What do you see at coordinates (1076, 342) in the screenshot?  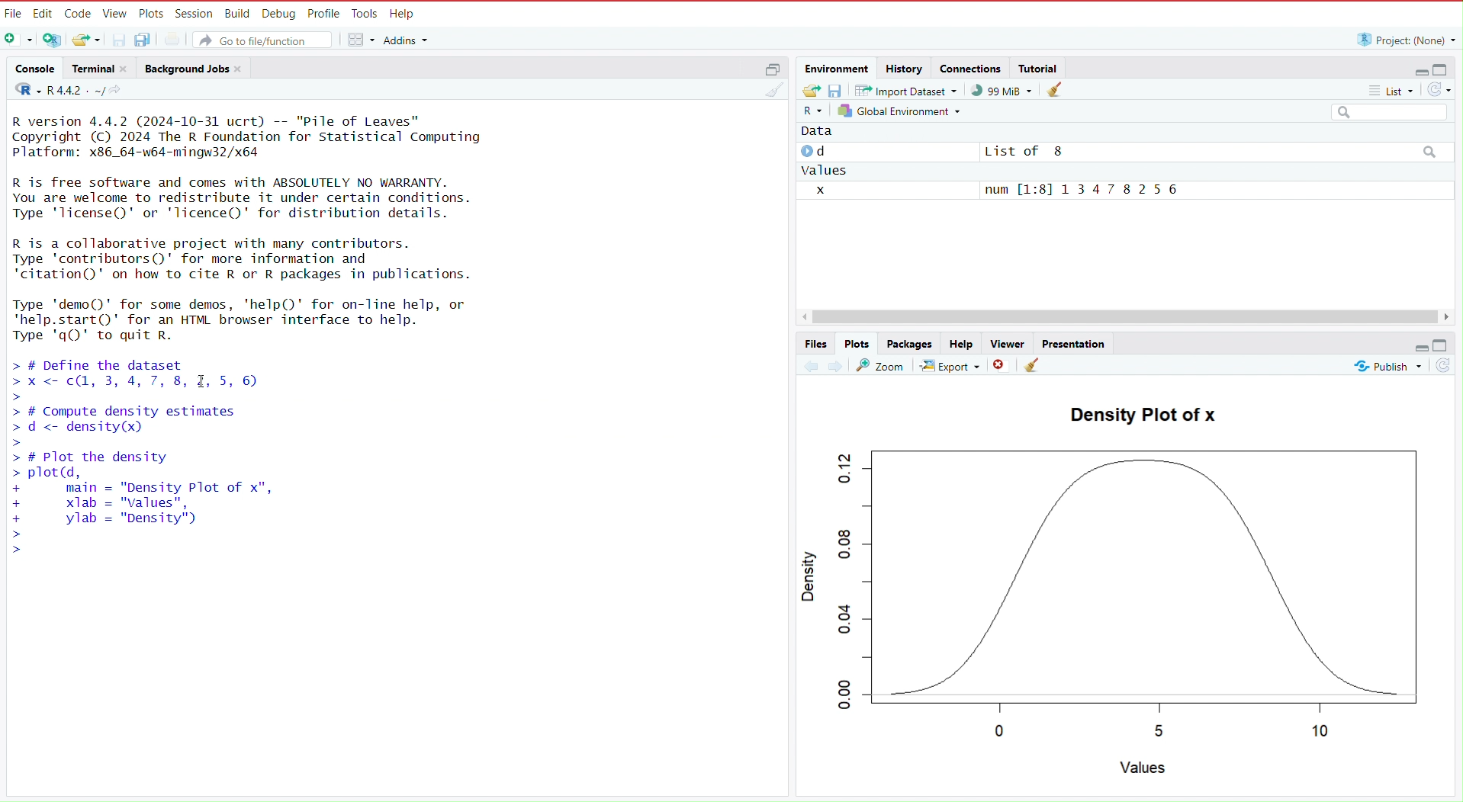 I see `presentation` at bounding box center [1076, 342].